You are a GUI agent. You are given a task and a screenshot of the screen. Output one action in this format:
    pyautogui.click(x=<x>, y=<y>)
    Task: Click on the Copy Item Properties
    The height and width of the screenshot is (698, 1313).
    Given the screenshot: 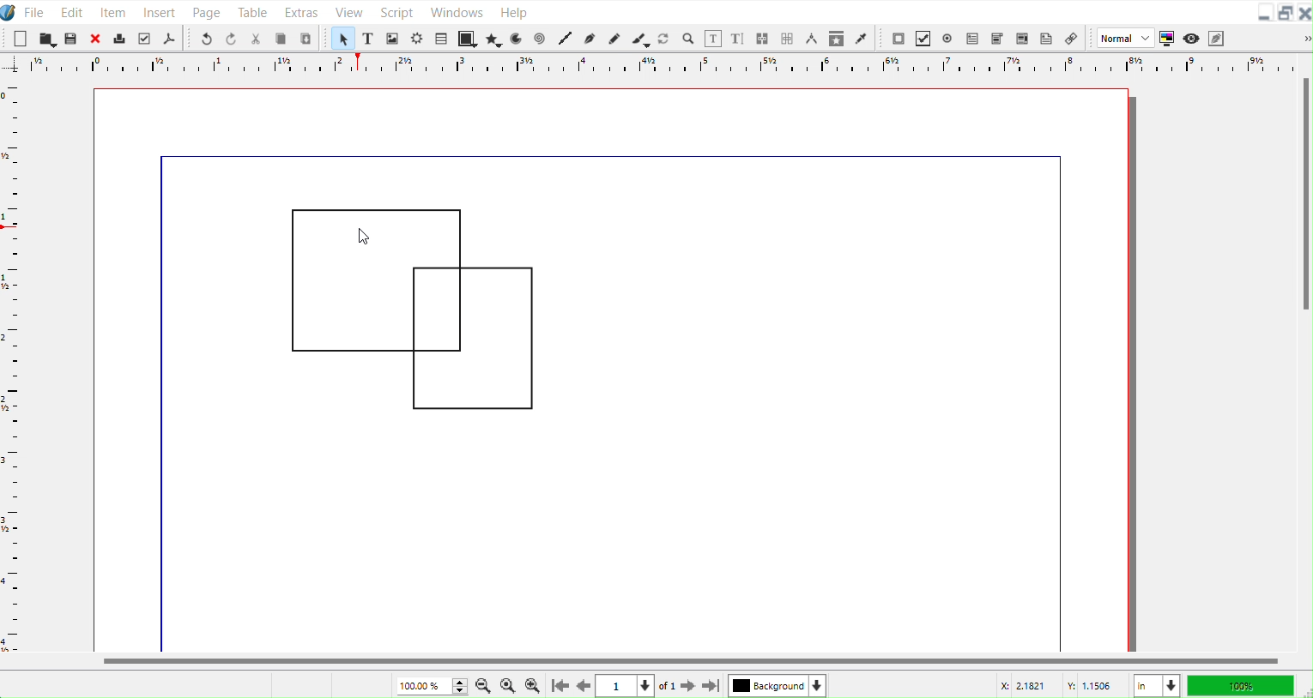 What is the action you would take?
    pyautogui.click(x=838, y=38)
    